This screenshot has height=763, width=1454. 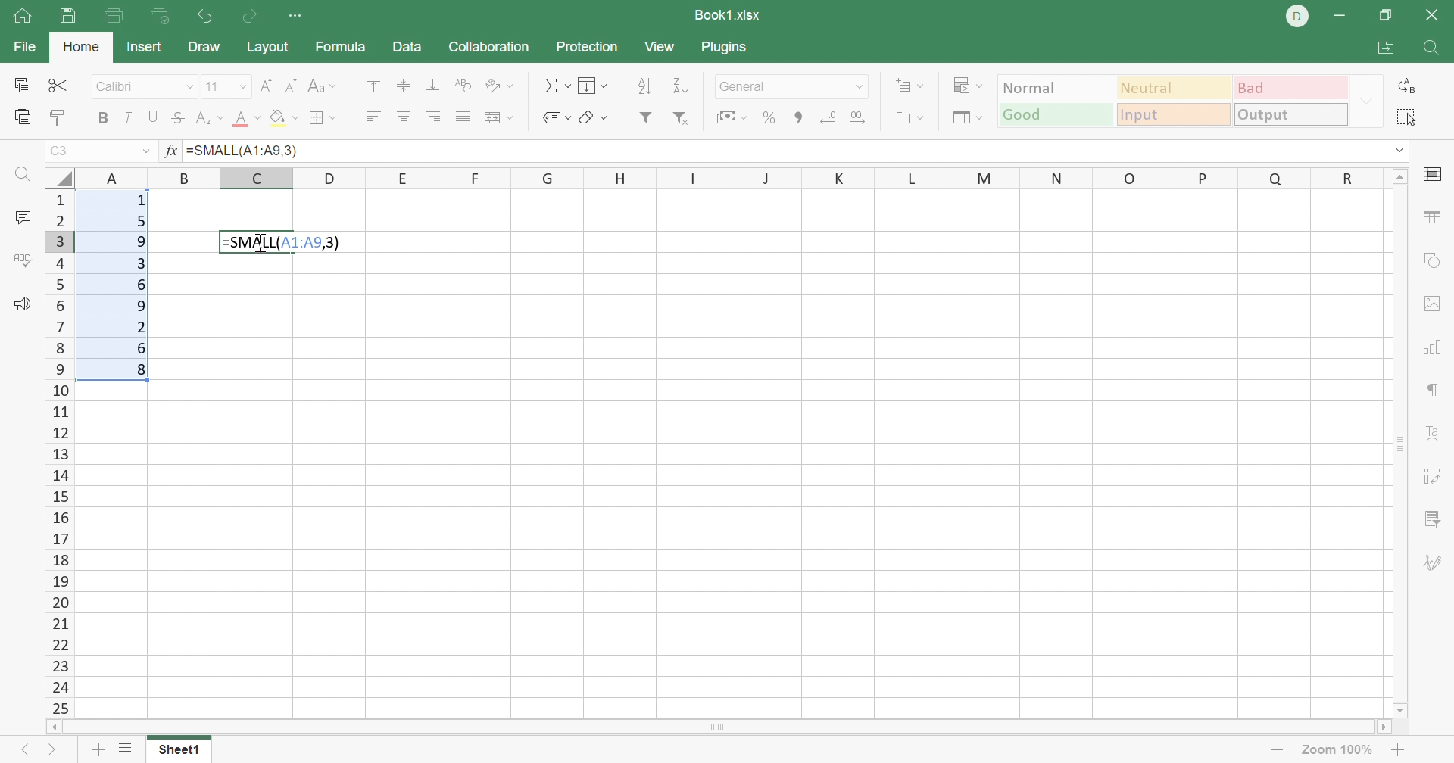 I want to click on Sort descending, so click(x=680, y=85).